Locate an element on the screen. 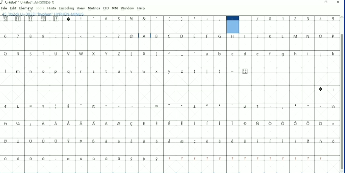 This screenshot has width=345, height=173. Small letters is located at coordinates (270, 54).